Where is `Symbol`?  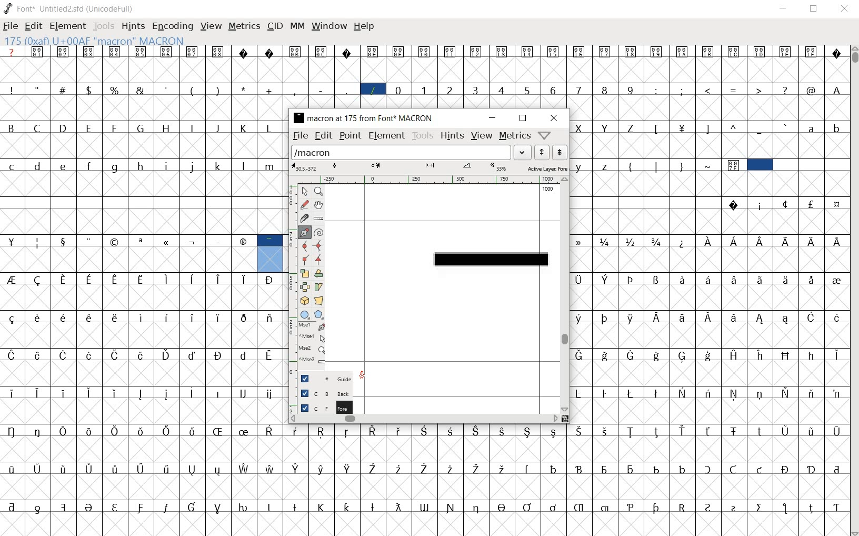
Symbol is located at coordinates (759, 507).